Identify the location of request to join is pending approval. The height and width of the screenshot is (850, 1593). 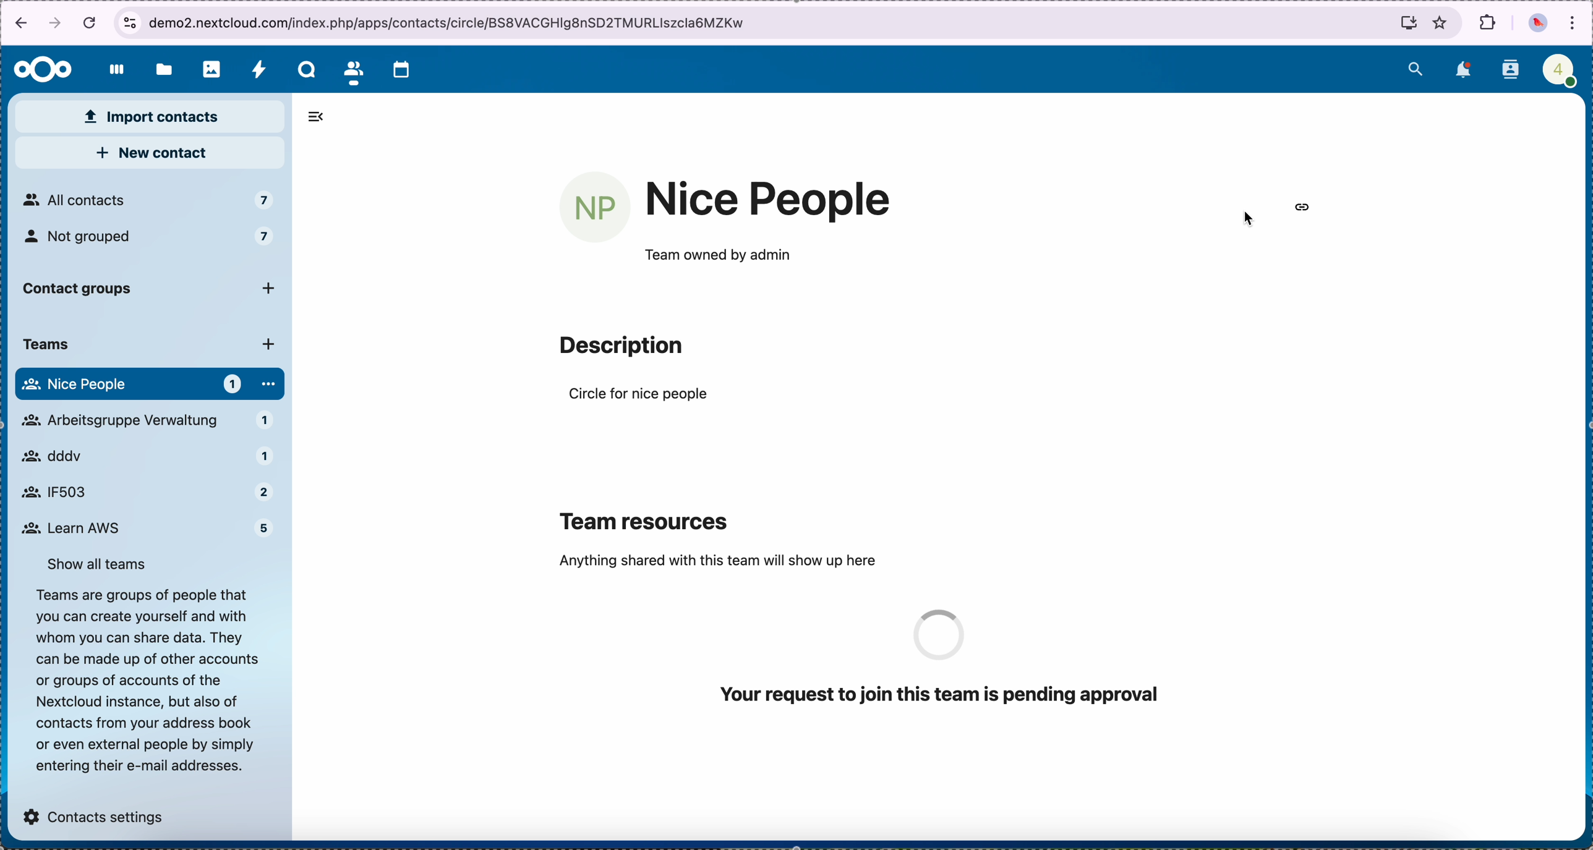
(959, 660).